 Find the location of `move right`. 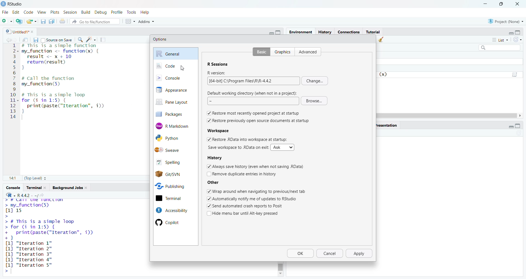

move right is located at coordinates (522, 116).